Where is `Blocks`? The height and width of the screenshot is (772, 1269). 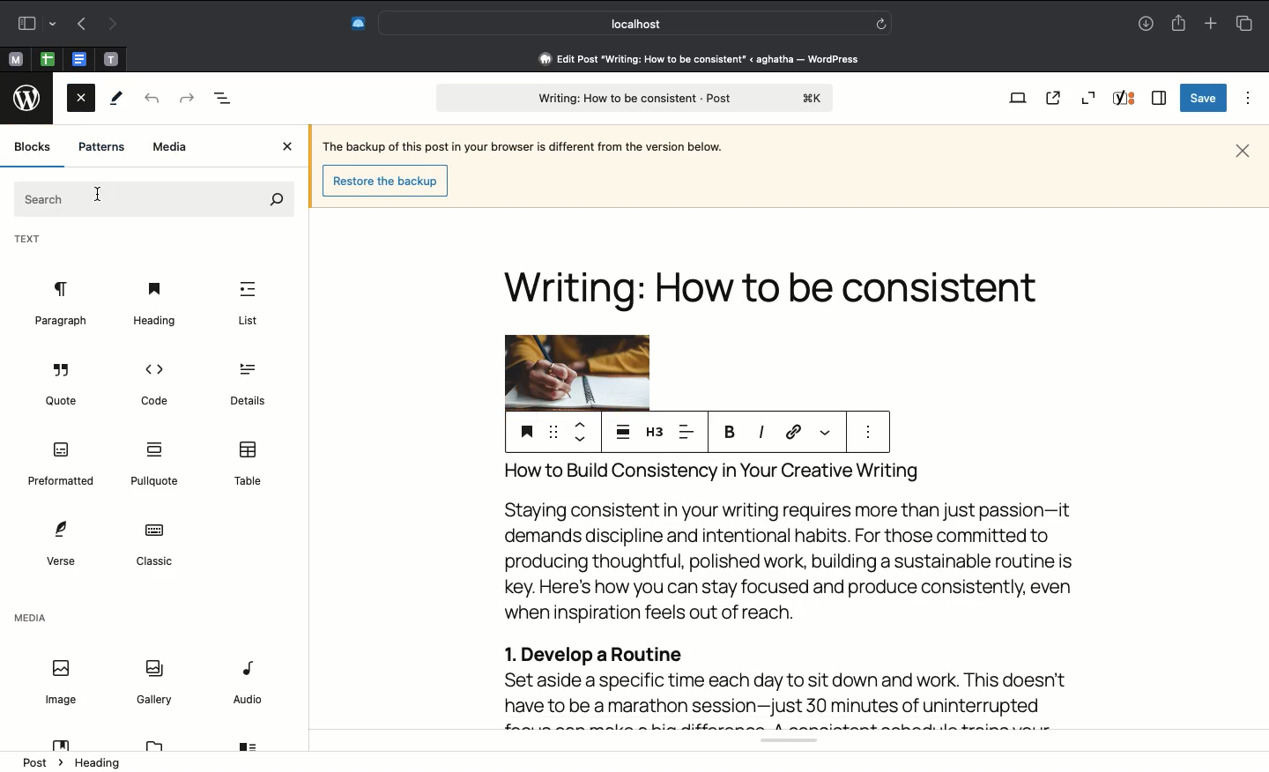
Blocks is located at coordinates (33, 146).